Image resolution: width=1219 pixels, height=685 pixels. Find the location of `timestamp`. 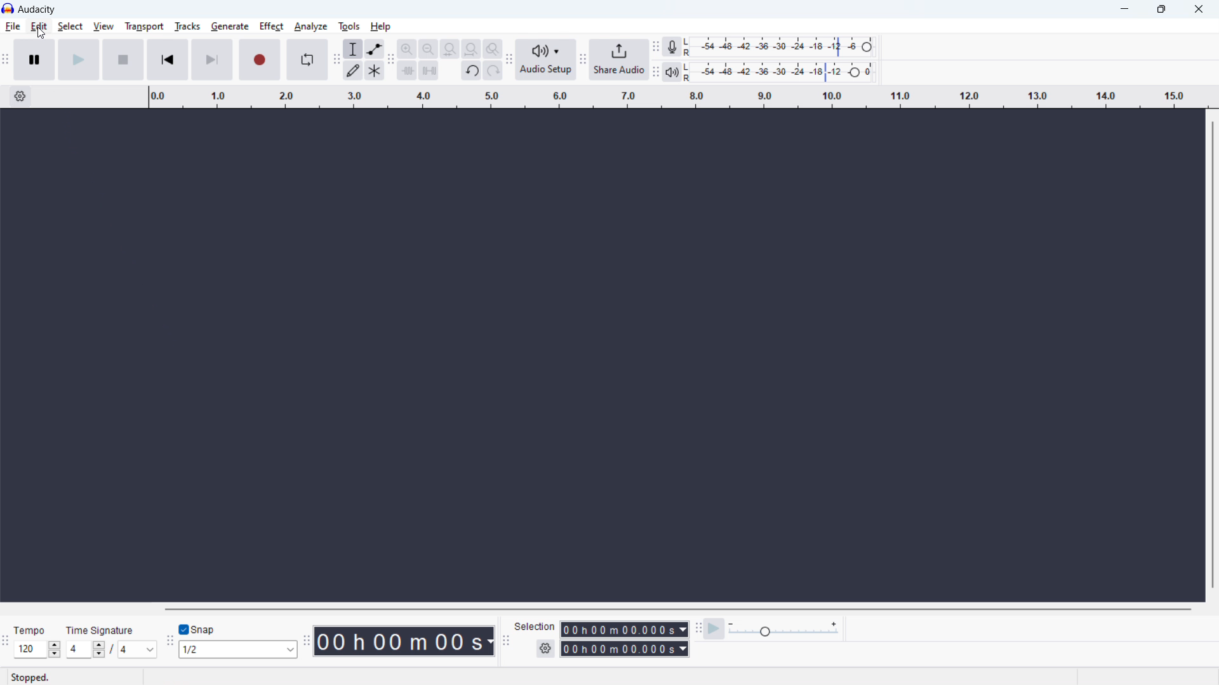

timestamp is located at coordinates (398, 641).